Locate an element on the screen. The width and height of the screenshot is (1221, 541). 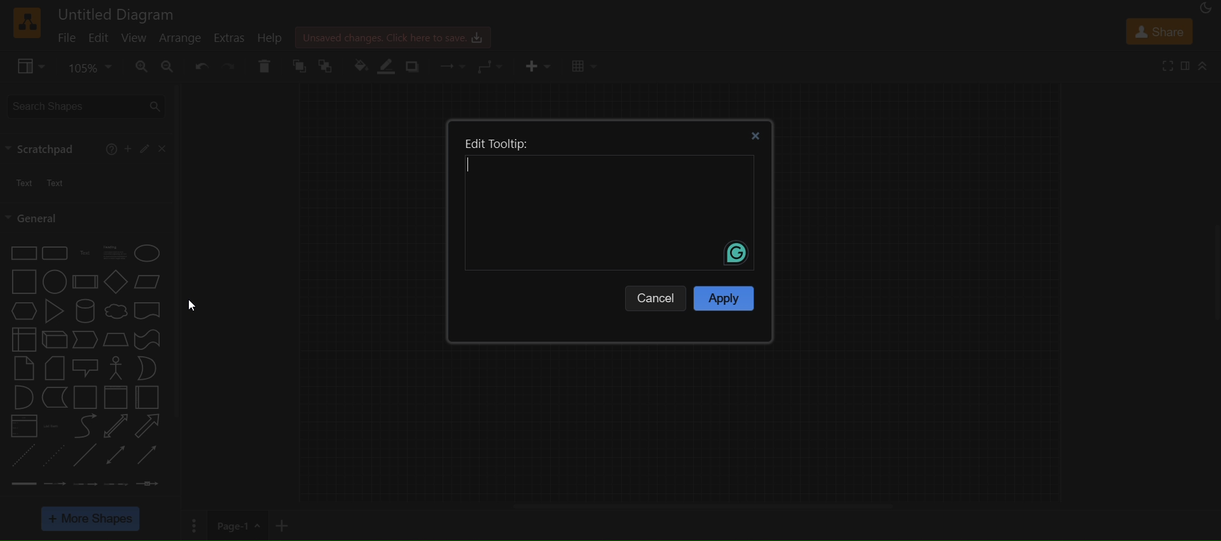
zoom is located at coordinates (90, 68).